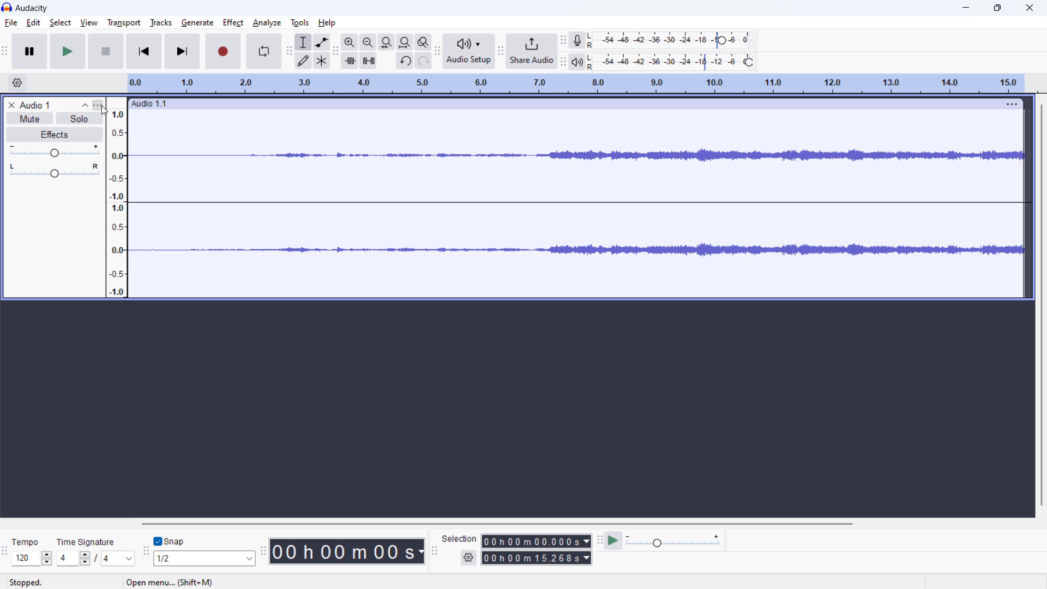  Describe the element at coordinates (577, 83) in the screenshot. I see `timeline` at that location.